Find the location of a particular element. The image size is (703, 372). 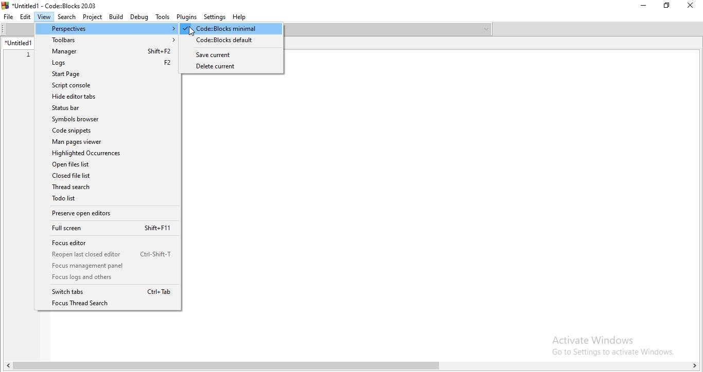

Logs  is located at coordinates (108, 63).